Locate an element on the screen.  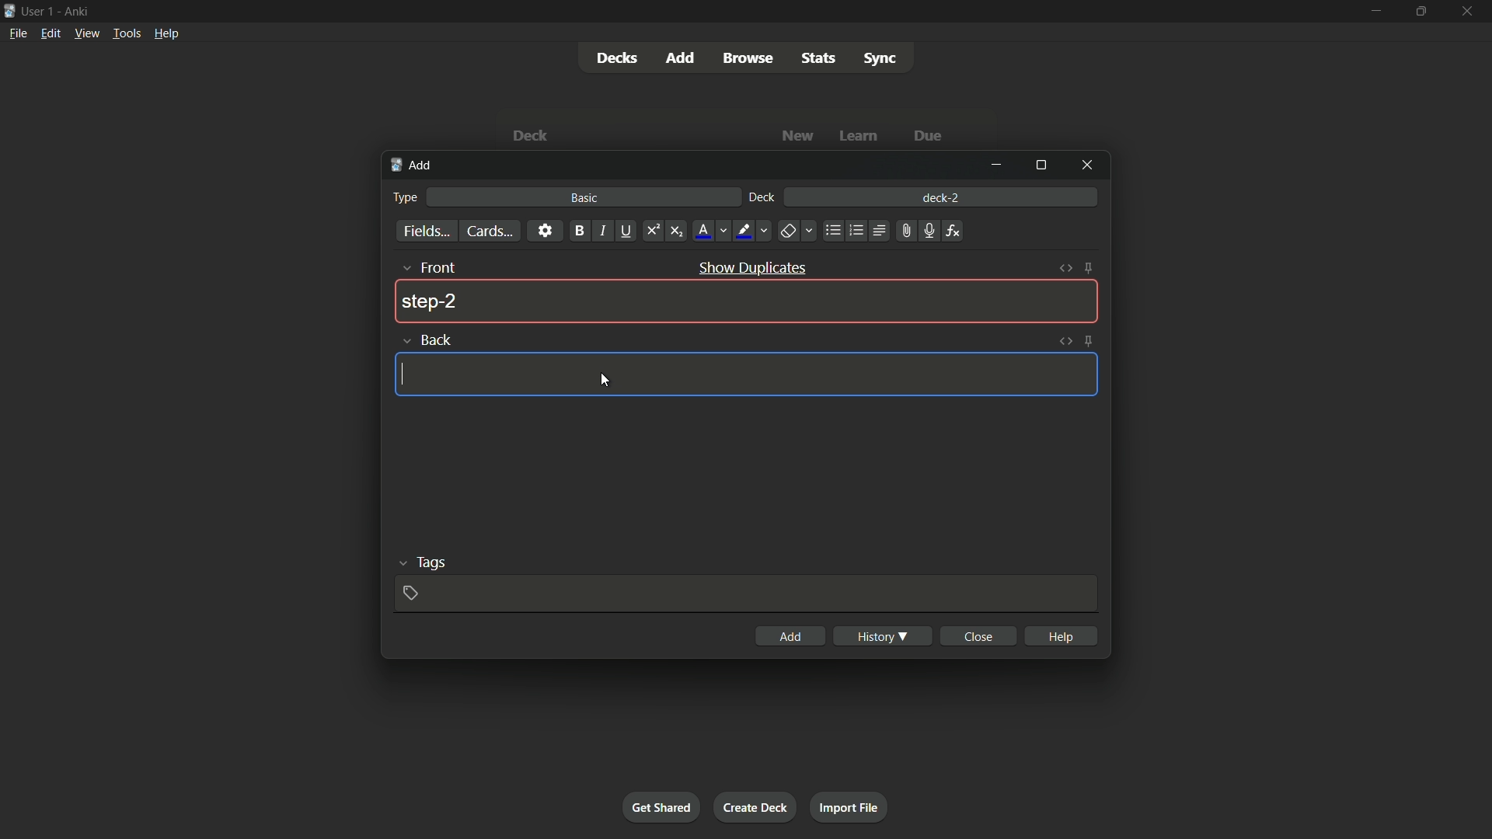
new is located at coordinates (798, 136).